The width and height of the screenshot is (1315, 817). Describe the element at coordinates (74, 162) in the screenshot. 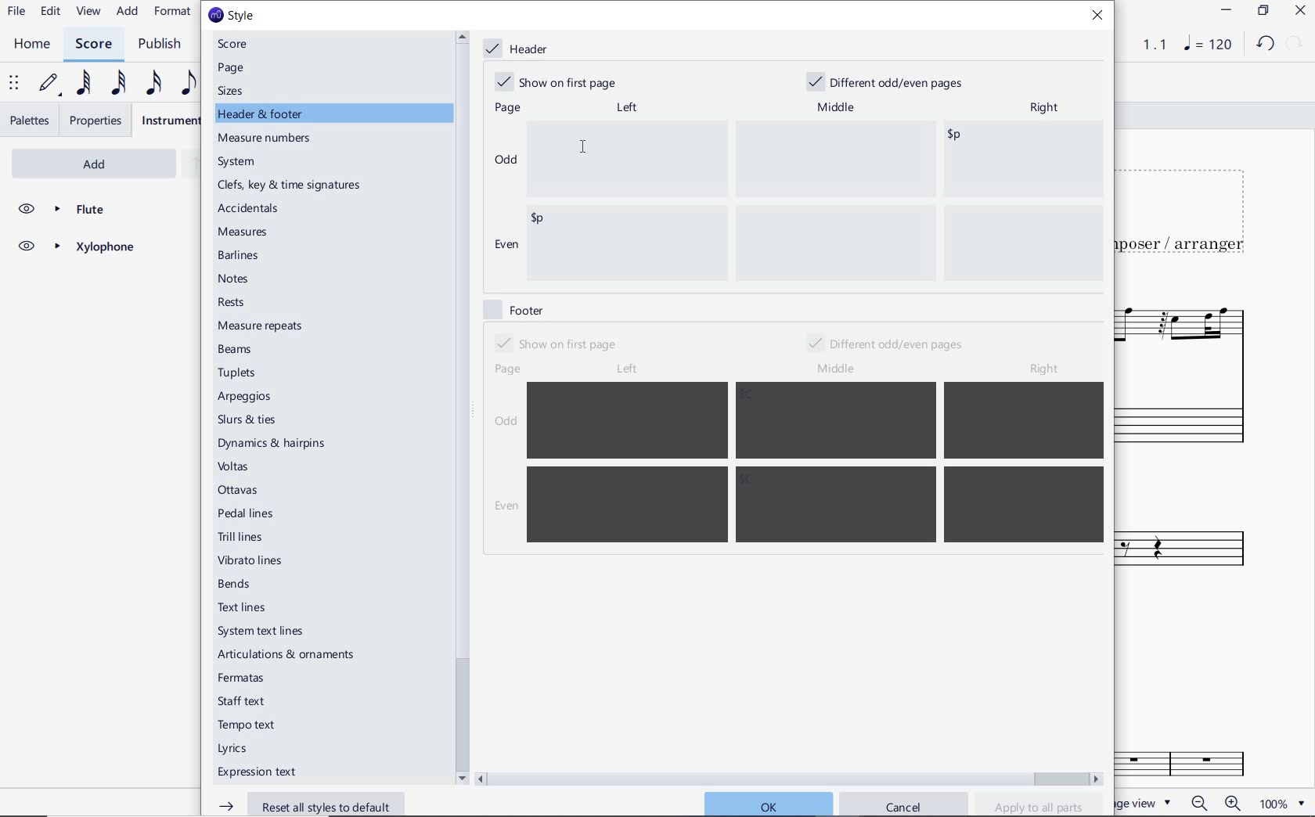

I see `ADD` at that location.